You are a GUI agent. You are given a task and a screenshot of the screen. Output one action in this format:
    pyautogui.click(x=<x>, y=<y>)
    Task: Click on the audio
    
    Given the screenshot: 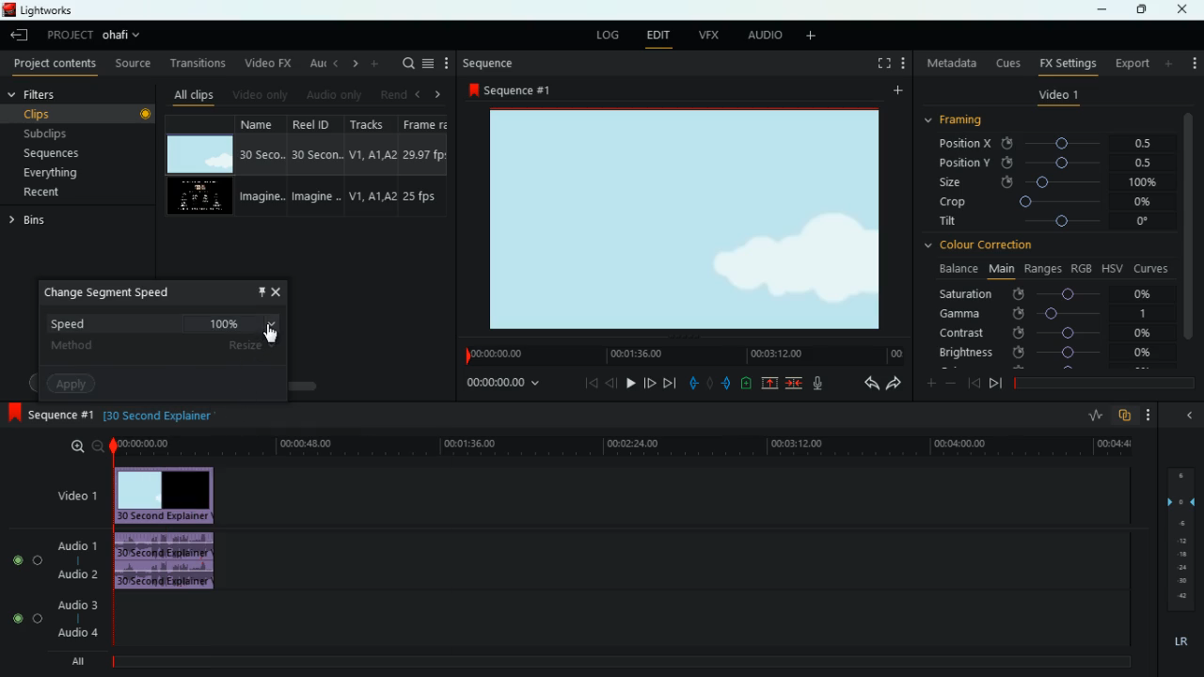 What is the action you would take?
    pyautogui.click(x=166, y=560)
    